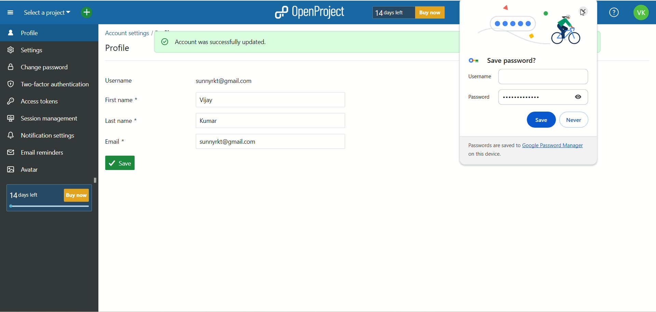 This screenshot has height=312, width=656. Describe the element at coordinates (42, 136) in the screenshot. I see `notification settings` at that location.